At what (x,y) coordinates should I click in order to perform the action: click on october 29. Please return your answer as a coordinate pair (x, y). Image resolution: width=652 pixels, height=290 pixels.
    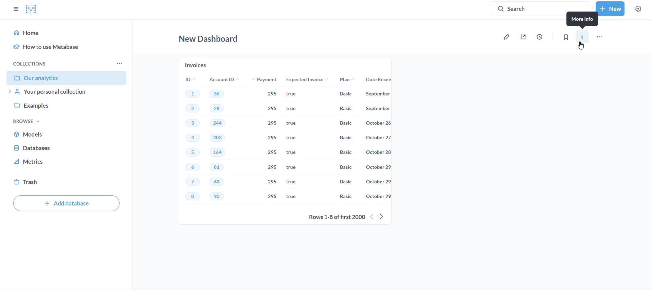
    Looking at the image, I should click on (378, 167).